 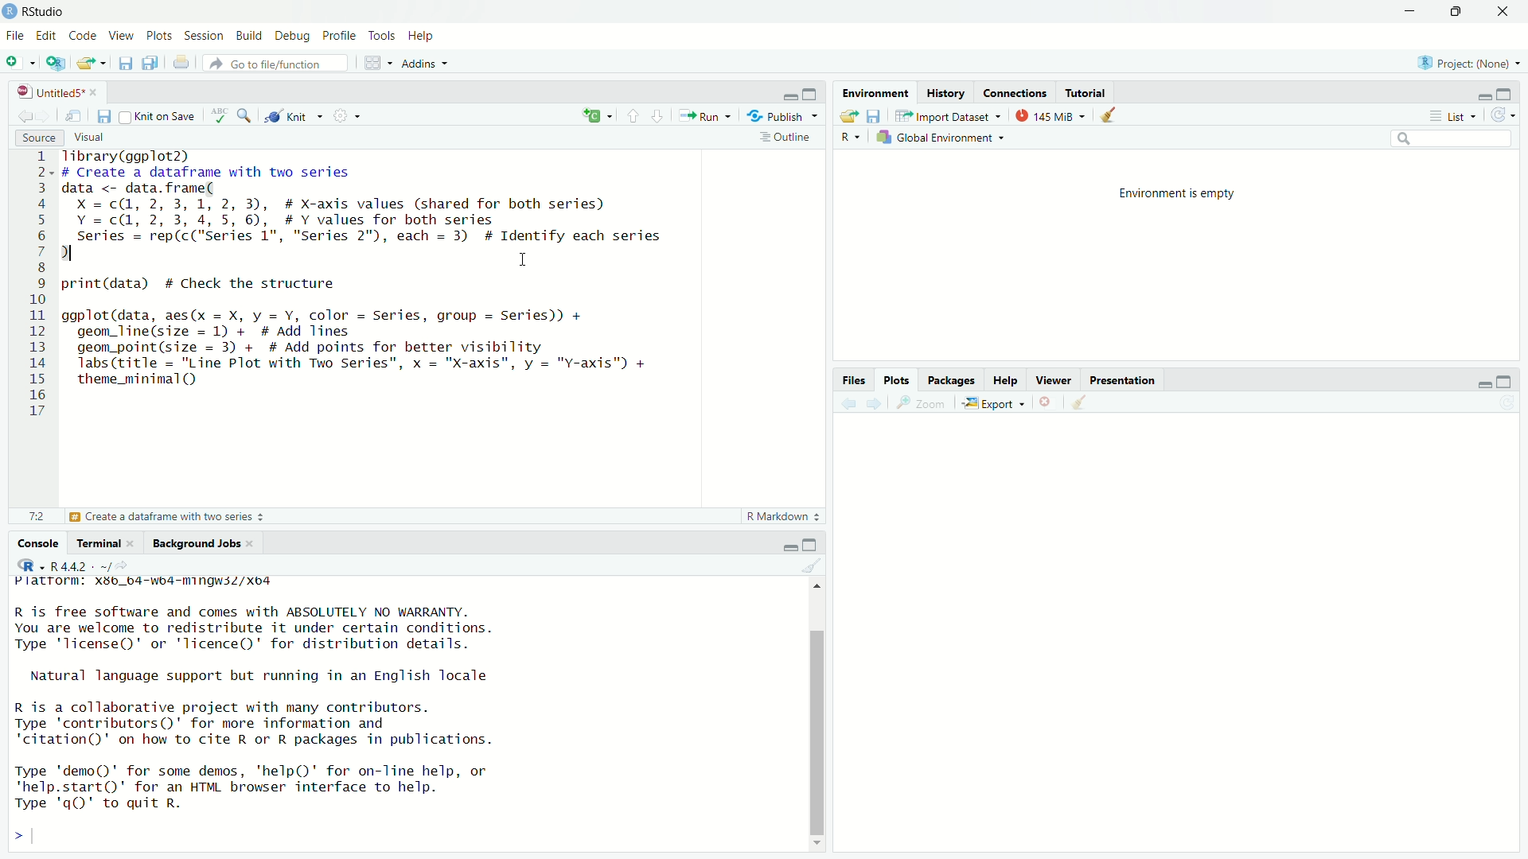 I want to click on Clear object from the workspace, so click(x=812, y=566).